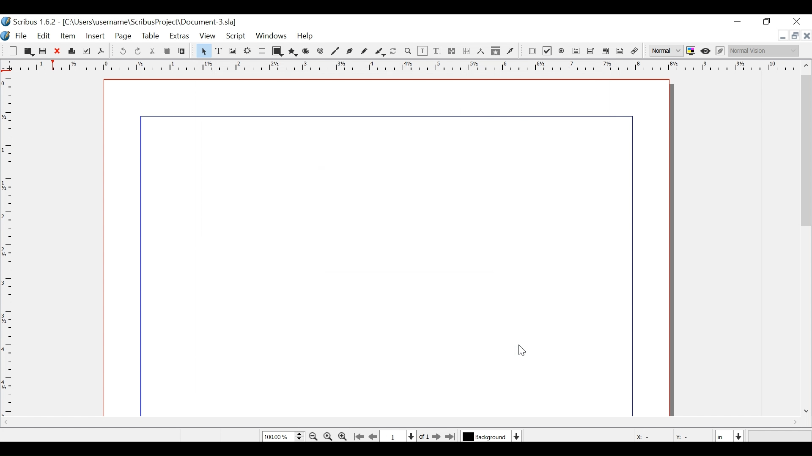 The height and width of the screenshot is (456, 812). Describe the element at coordinates (606, 52) in the screenshot. I see `PDF List Box` at that location.